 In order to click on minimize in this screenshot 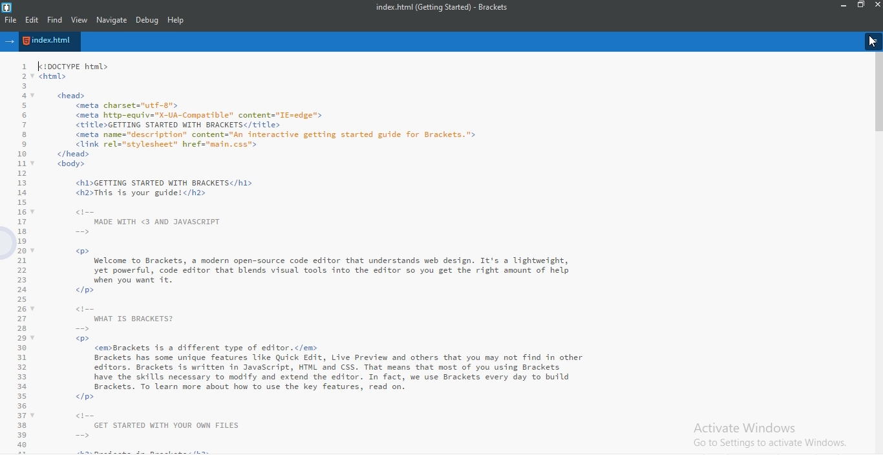, I will do `click(844, 5)`.